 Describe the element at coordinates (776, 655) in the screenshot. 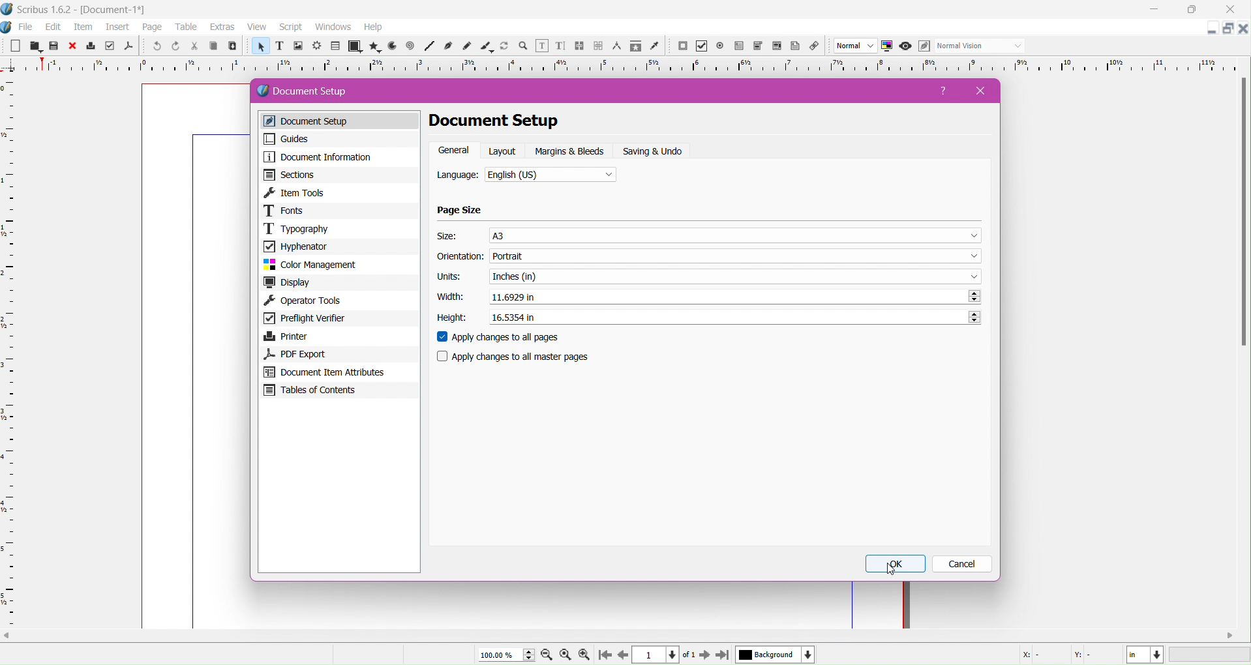

I see `background` at that location.